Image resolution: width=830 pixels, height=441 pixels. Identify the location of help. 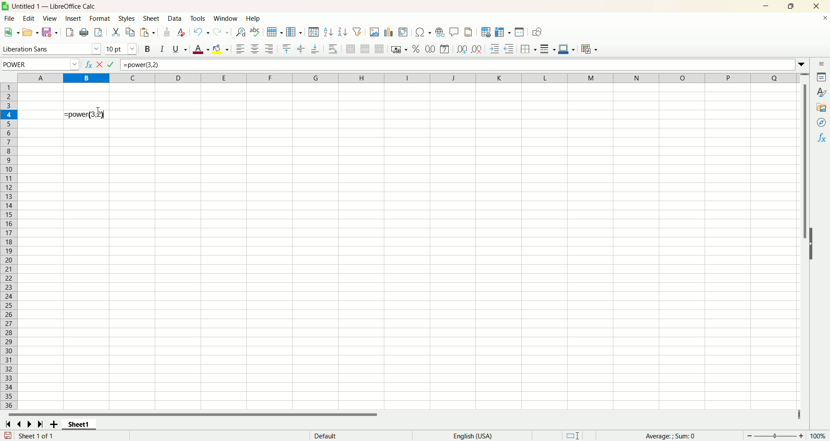
(254, 19).